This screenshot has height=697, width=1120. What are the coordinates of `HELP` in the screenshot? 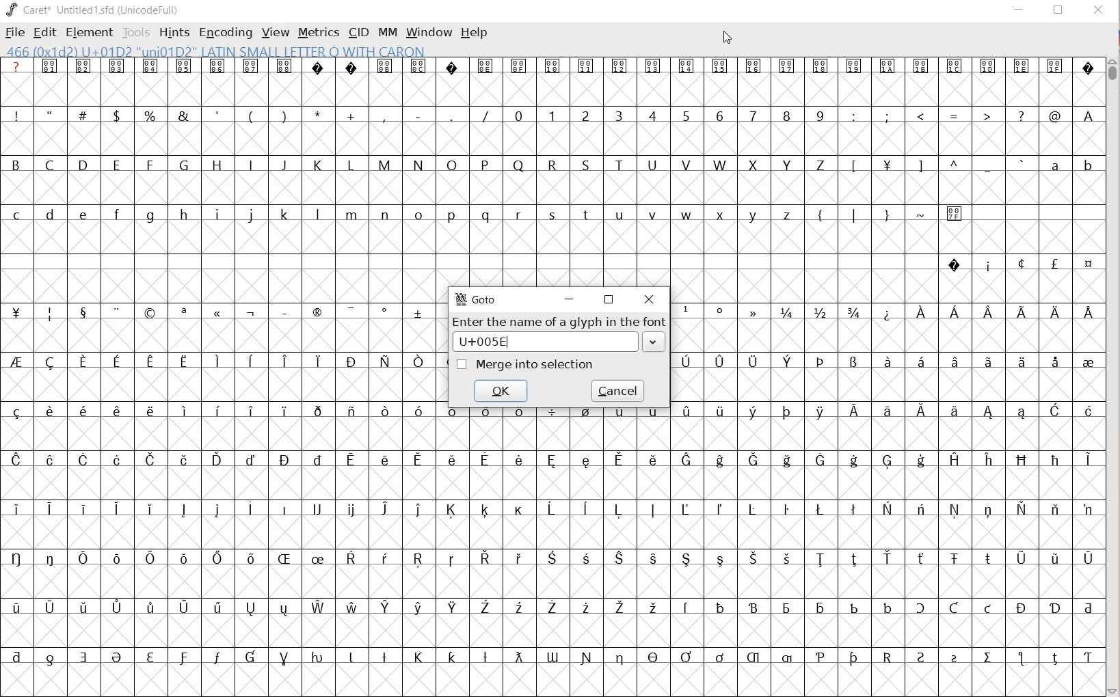 It's located at (475, 32).